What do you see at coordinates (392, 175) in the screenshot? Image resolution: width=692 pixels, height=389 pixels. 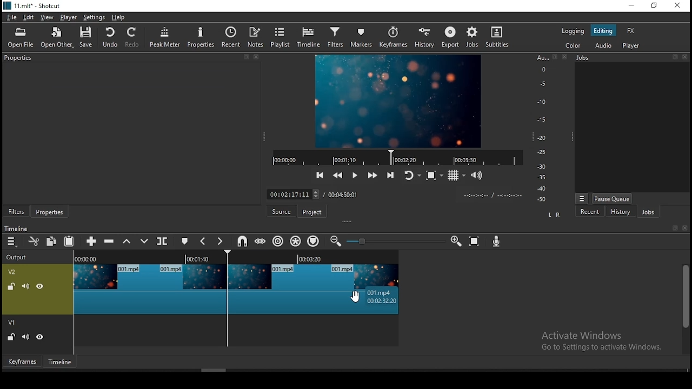 I see `skip to the next point` at bounding box center [392, 175].